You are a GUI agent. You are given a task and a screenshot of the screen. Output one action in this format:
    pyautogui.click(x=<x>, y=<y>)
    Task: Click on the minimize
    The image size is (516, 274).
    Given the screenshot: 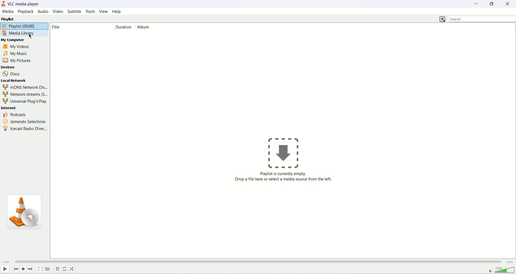 What is the action you would take?
    pyautogui.click(x=478, y=3)
    